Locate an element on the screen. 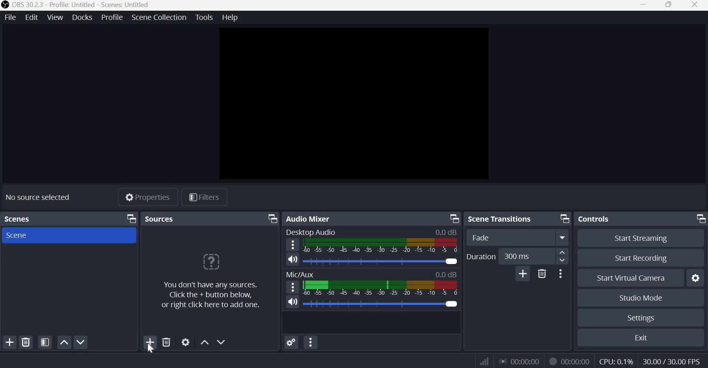 Image resolution: width=708 pixels, height=368 pixels. Connection Status Indicator is located at coordinates (485, 360).